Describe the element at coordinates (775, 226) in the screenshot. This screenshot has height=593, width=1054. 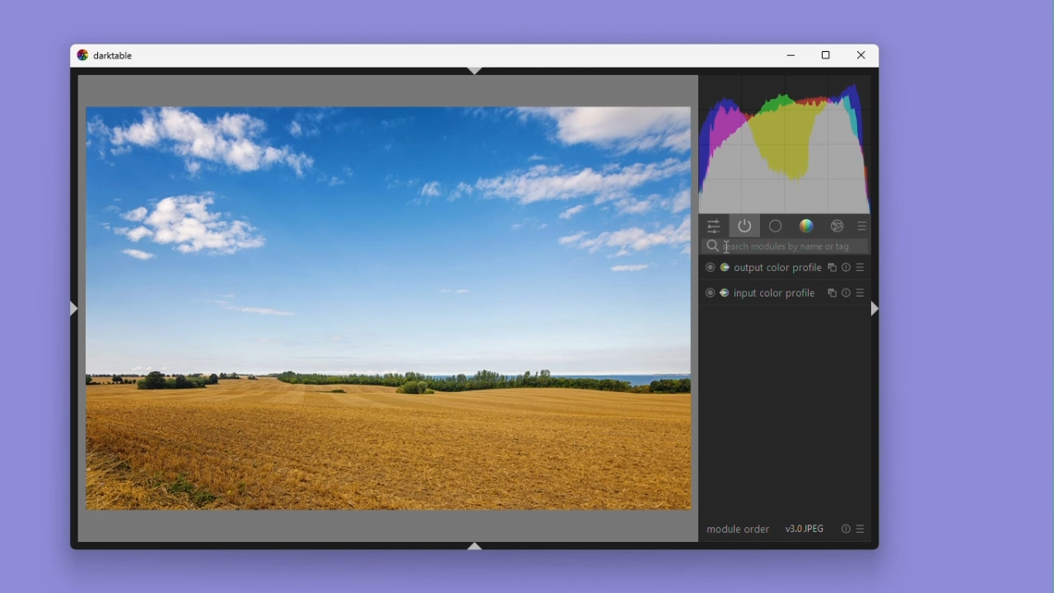
I see `base` at that location.